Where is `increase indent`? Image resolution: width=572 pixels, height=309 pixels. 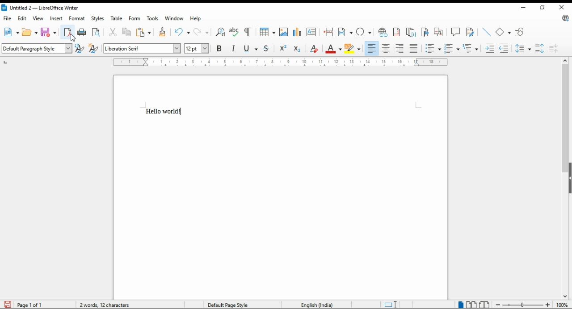
increase indent is located at coordinates (488, 49).